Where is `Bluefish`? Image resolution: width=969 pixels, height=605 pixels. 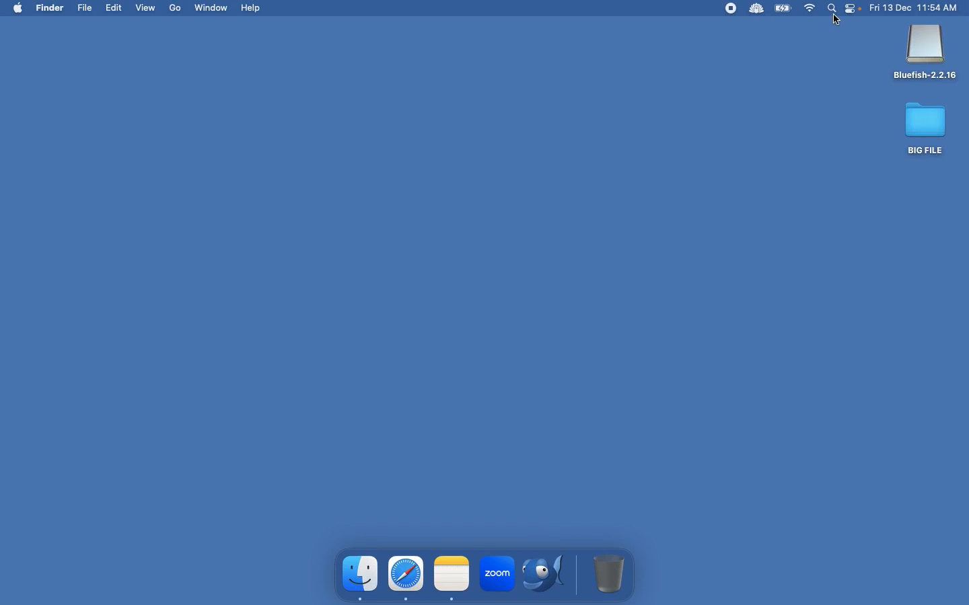
Bluefish is located at coordinates (925, 53).